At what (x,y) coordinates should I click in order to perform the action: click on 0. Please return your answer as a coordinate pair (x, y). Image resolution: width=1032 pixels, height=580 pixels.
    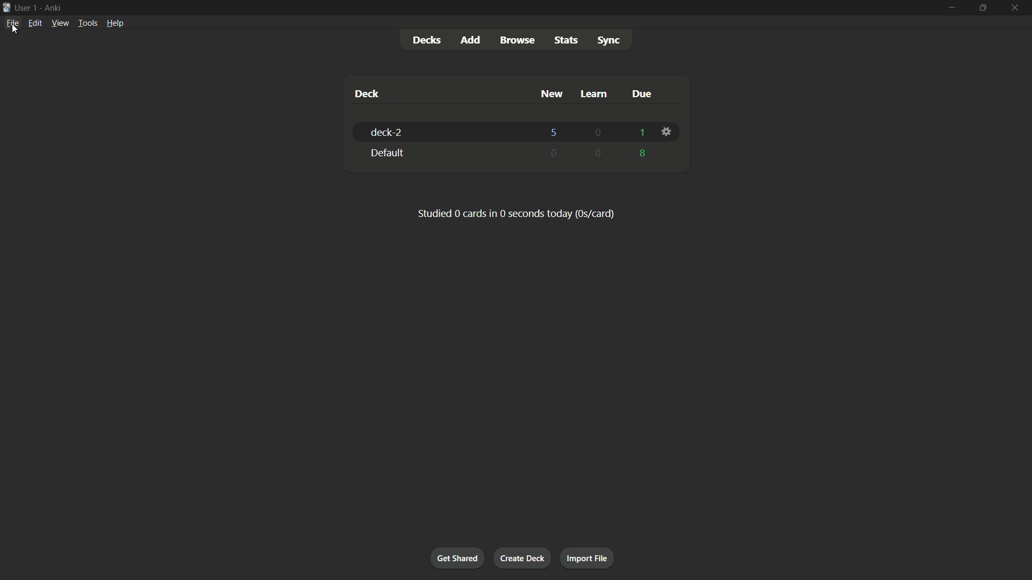
    Looking at the image, I should click on (555, 152).